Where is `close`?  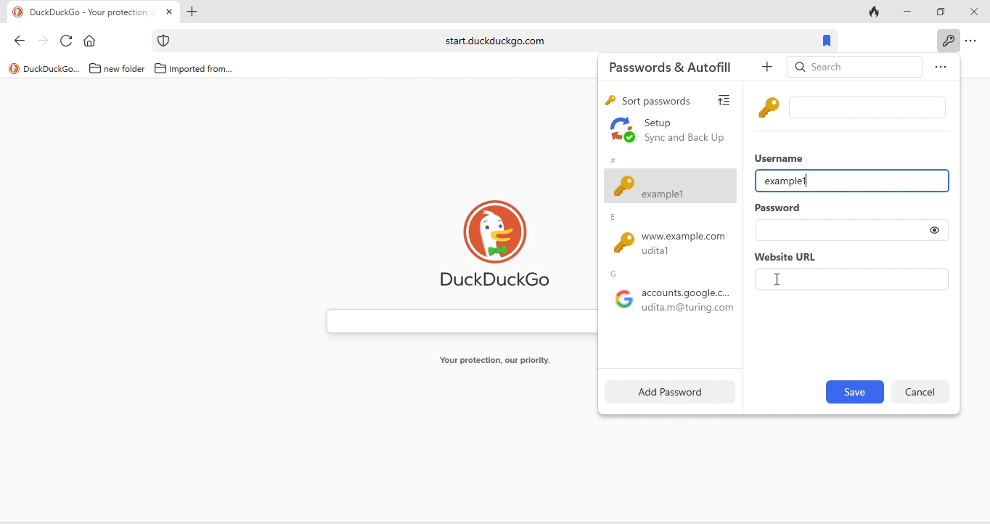
close is located at coordinates (973, 12).